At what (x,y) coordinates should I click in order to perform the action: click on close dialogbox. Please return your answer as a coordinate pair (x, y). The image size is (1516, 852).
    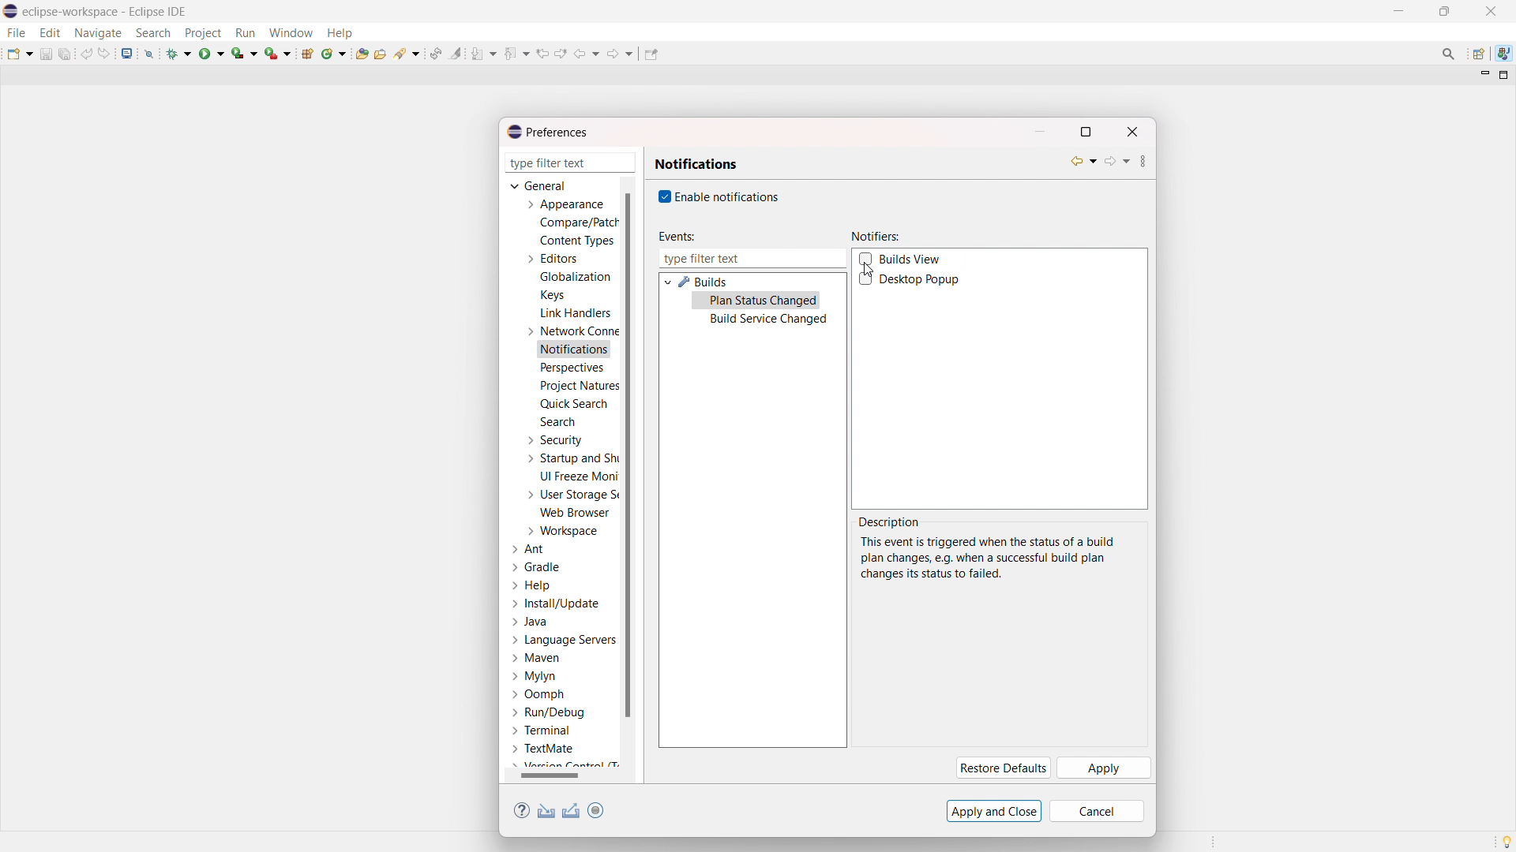
    Looking at the image, I should click on (1131, 132).